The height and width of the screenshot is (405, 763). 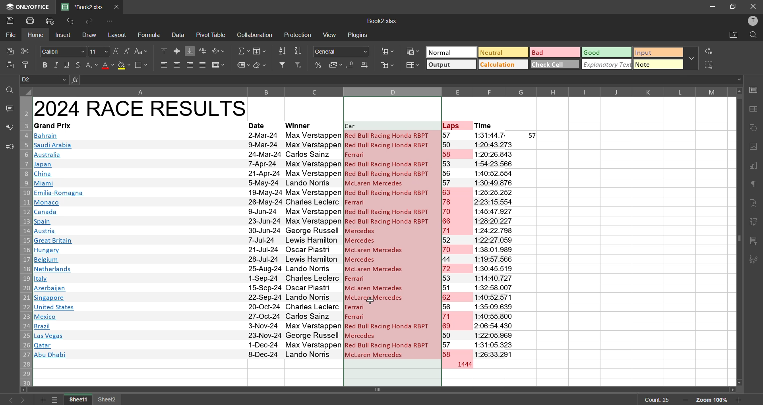 What do you see at coordinates (88, 21) in the screenshot?
I see `redo` at bounding box center [88, 21].